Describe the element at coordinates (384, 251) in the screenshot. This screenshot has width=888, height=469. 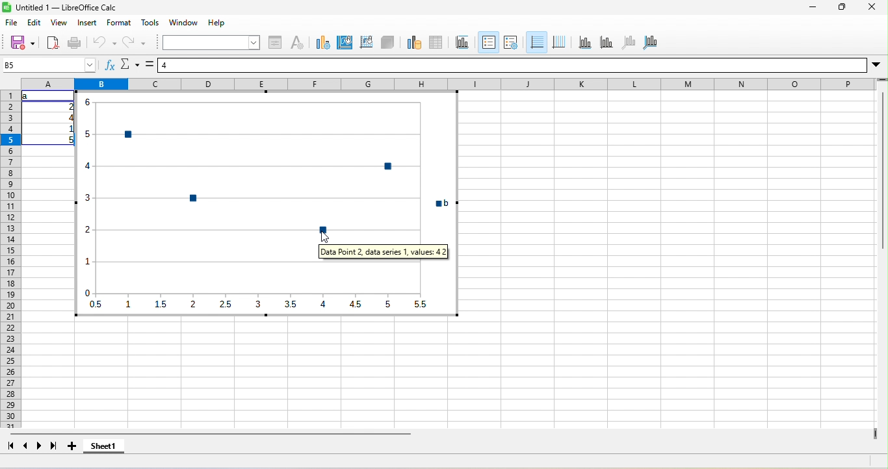
I see `data point 2, data series 1, values: 4 2` at that location.